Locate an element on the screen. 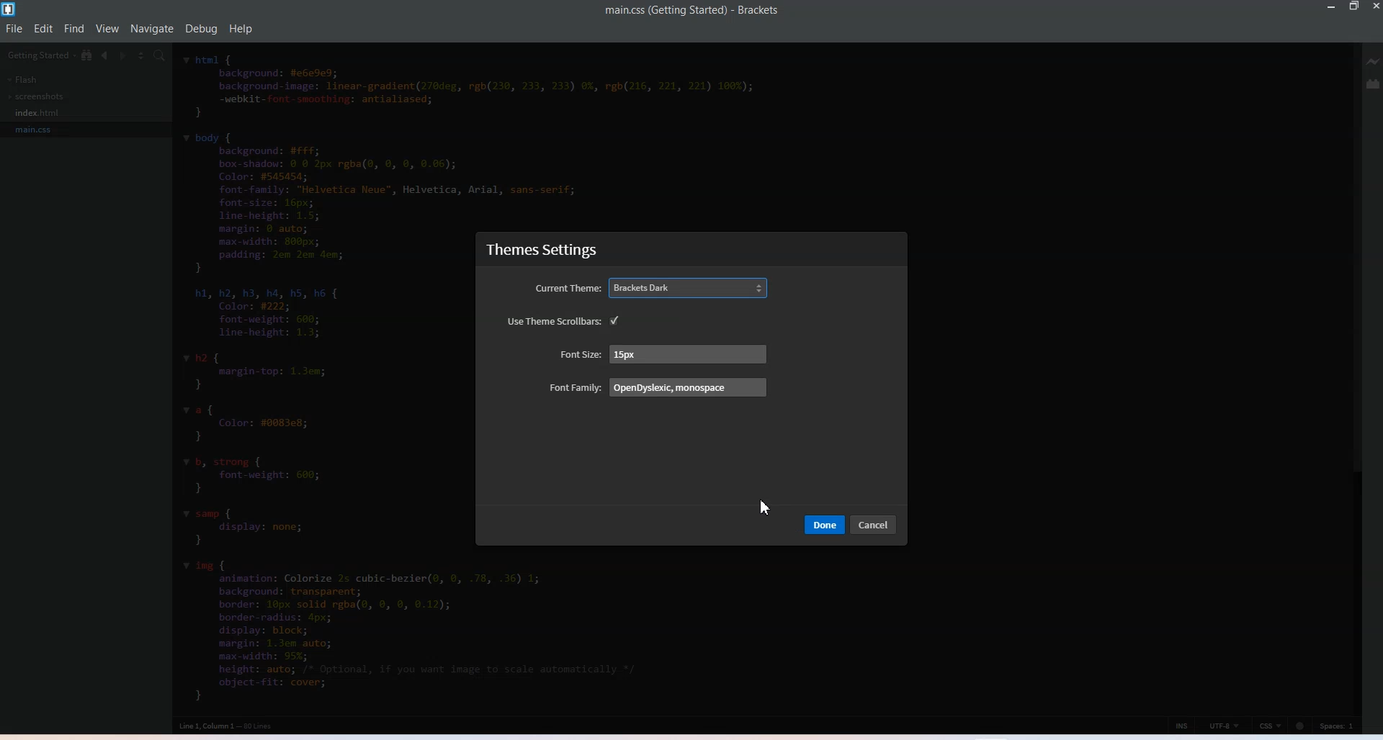 The width and height of the screenshot is (1383, 740). index.html is located at coordinates (40, 113).